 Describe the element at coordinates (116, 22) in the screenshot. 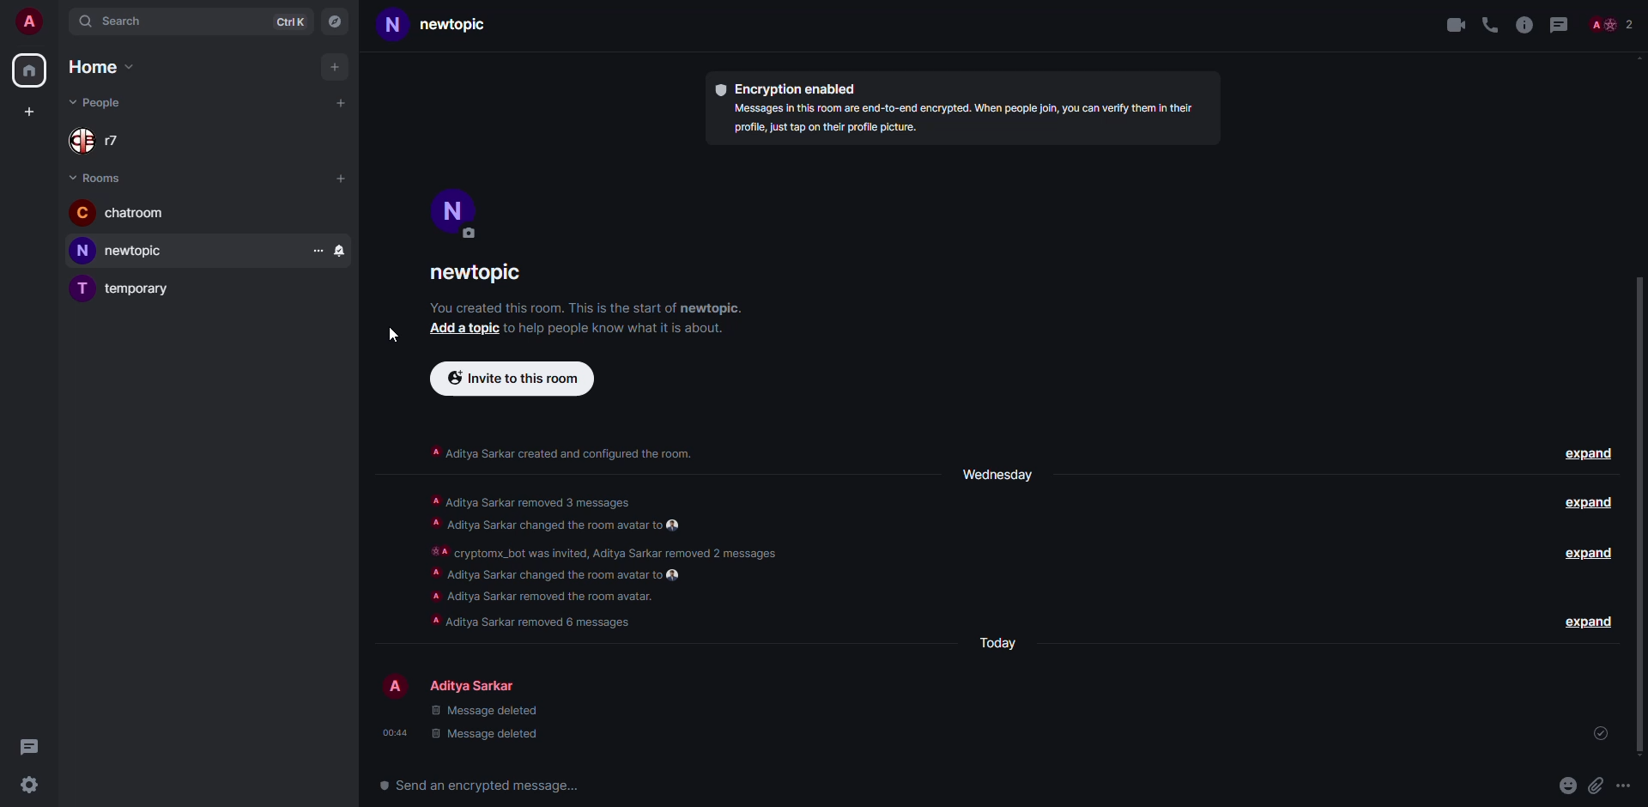

I see `search` at that location.